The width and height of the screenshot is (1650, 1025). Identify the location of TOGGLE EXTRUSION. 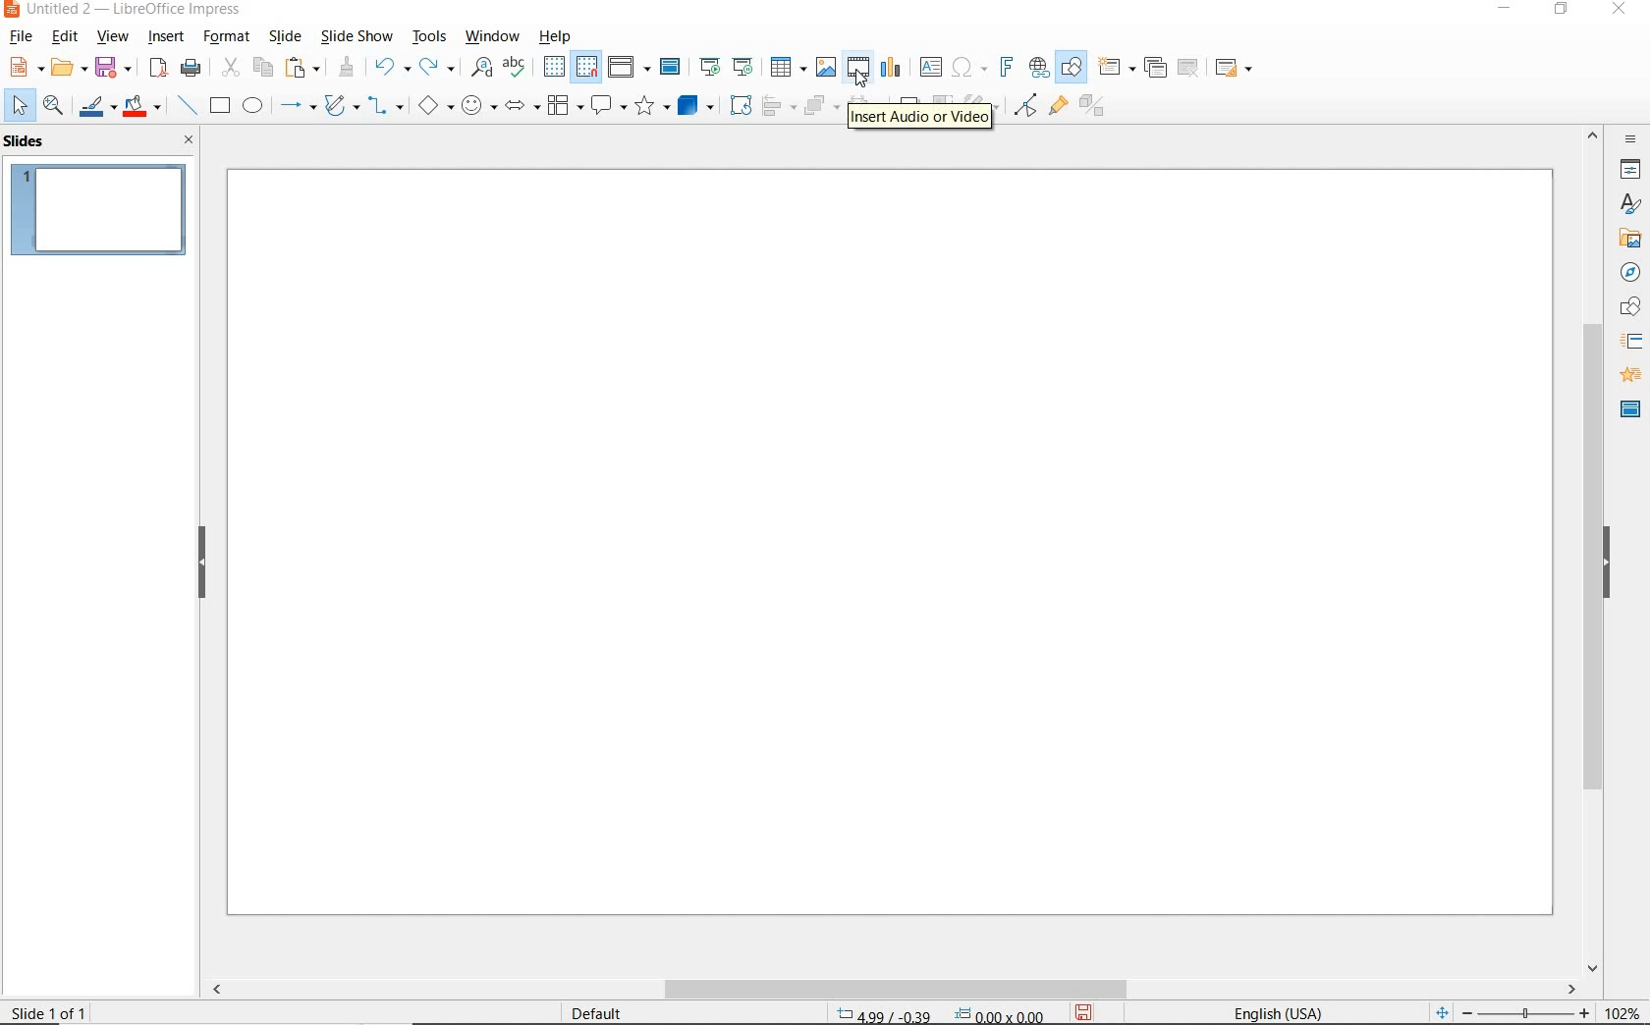
(1093, 107).